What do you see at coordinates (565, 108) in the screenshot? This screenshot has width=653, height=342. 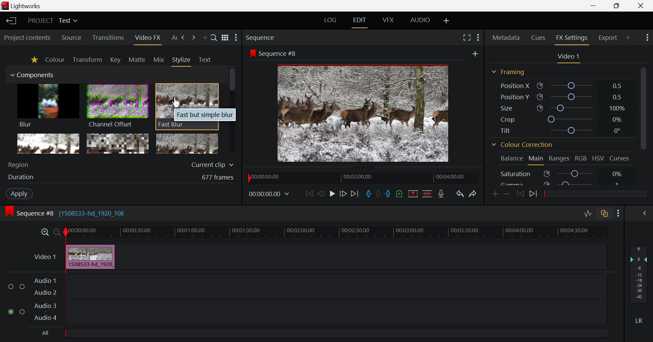 I see `Size` at bounding box center [565, 108].